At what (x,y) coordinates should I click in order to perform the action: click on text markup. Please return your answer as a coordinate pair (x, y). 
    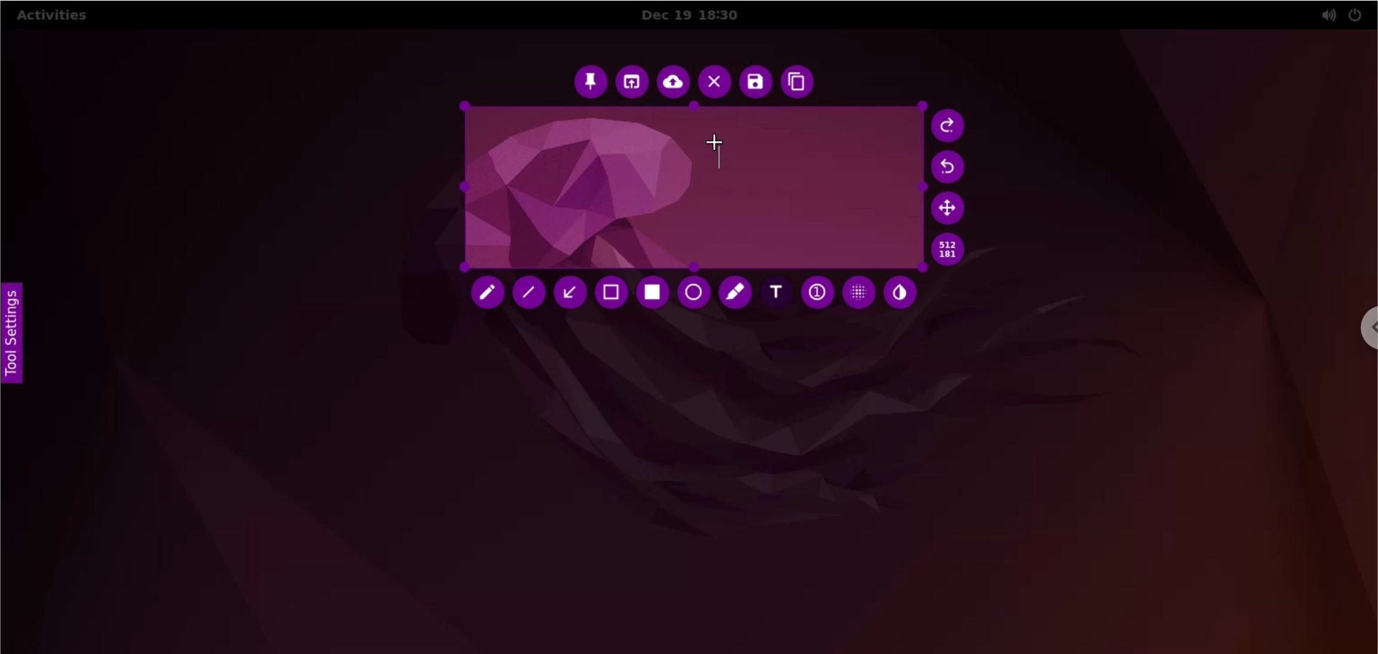
    Looking at the image, I should click on (721, 158).